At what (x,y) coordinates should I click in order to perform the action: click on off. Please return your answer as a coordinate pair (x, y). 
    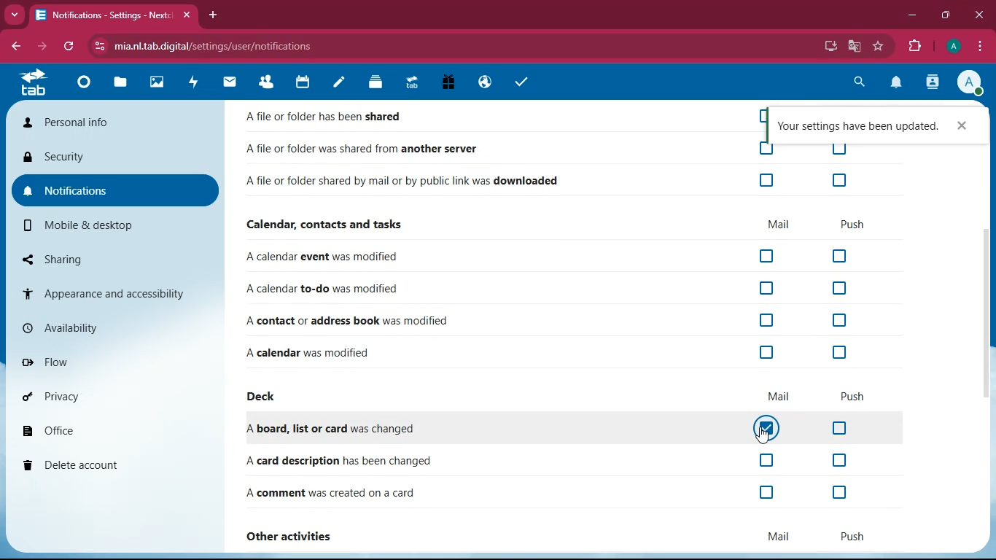
    Looking at the image, I should click on (766, 491).